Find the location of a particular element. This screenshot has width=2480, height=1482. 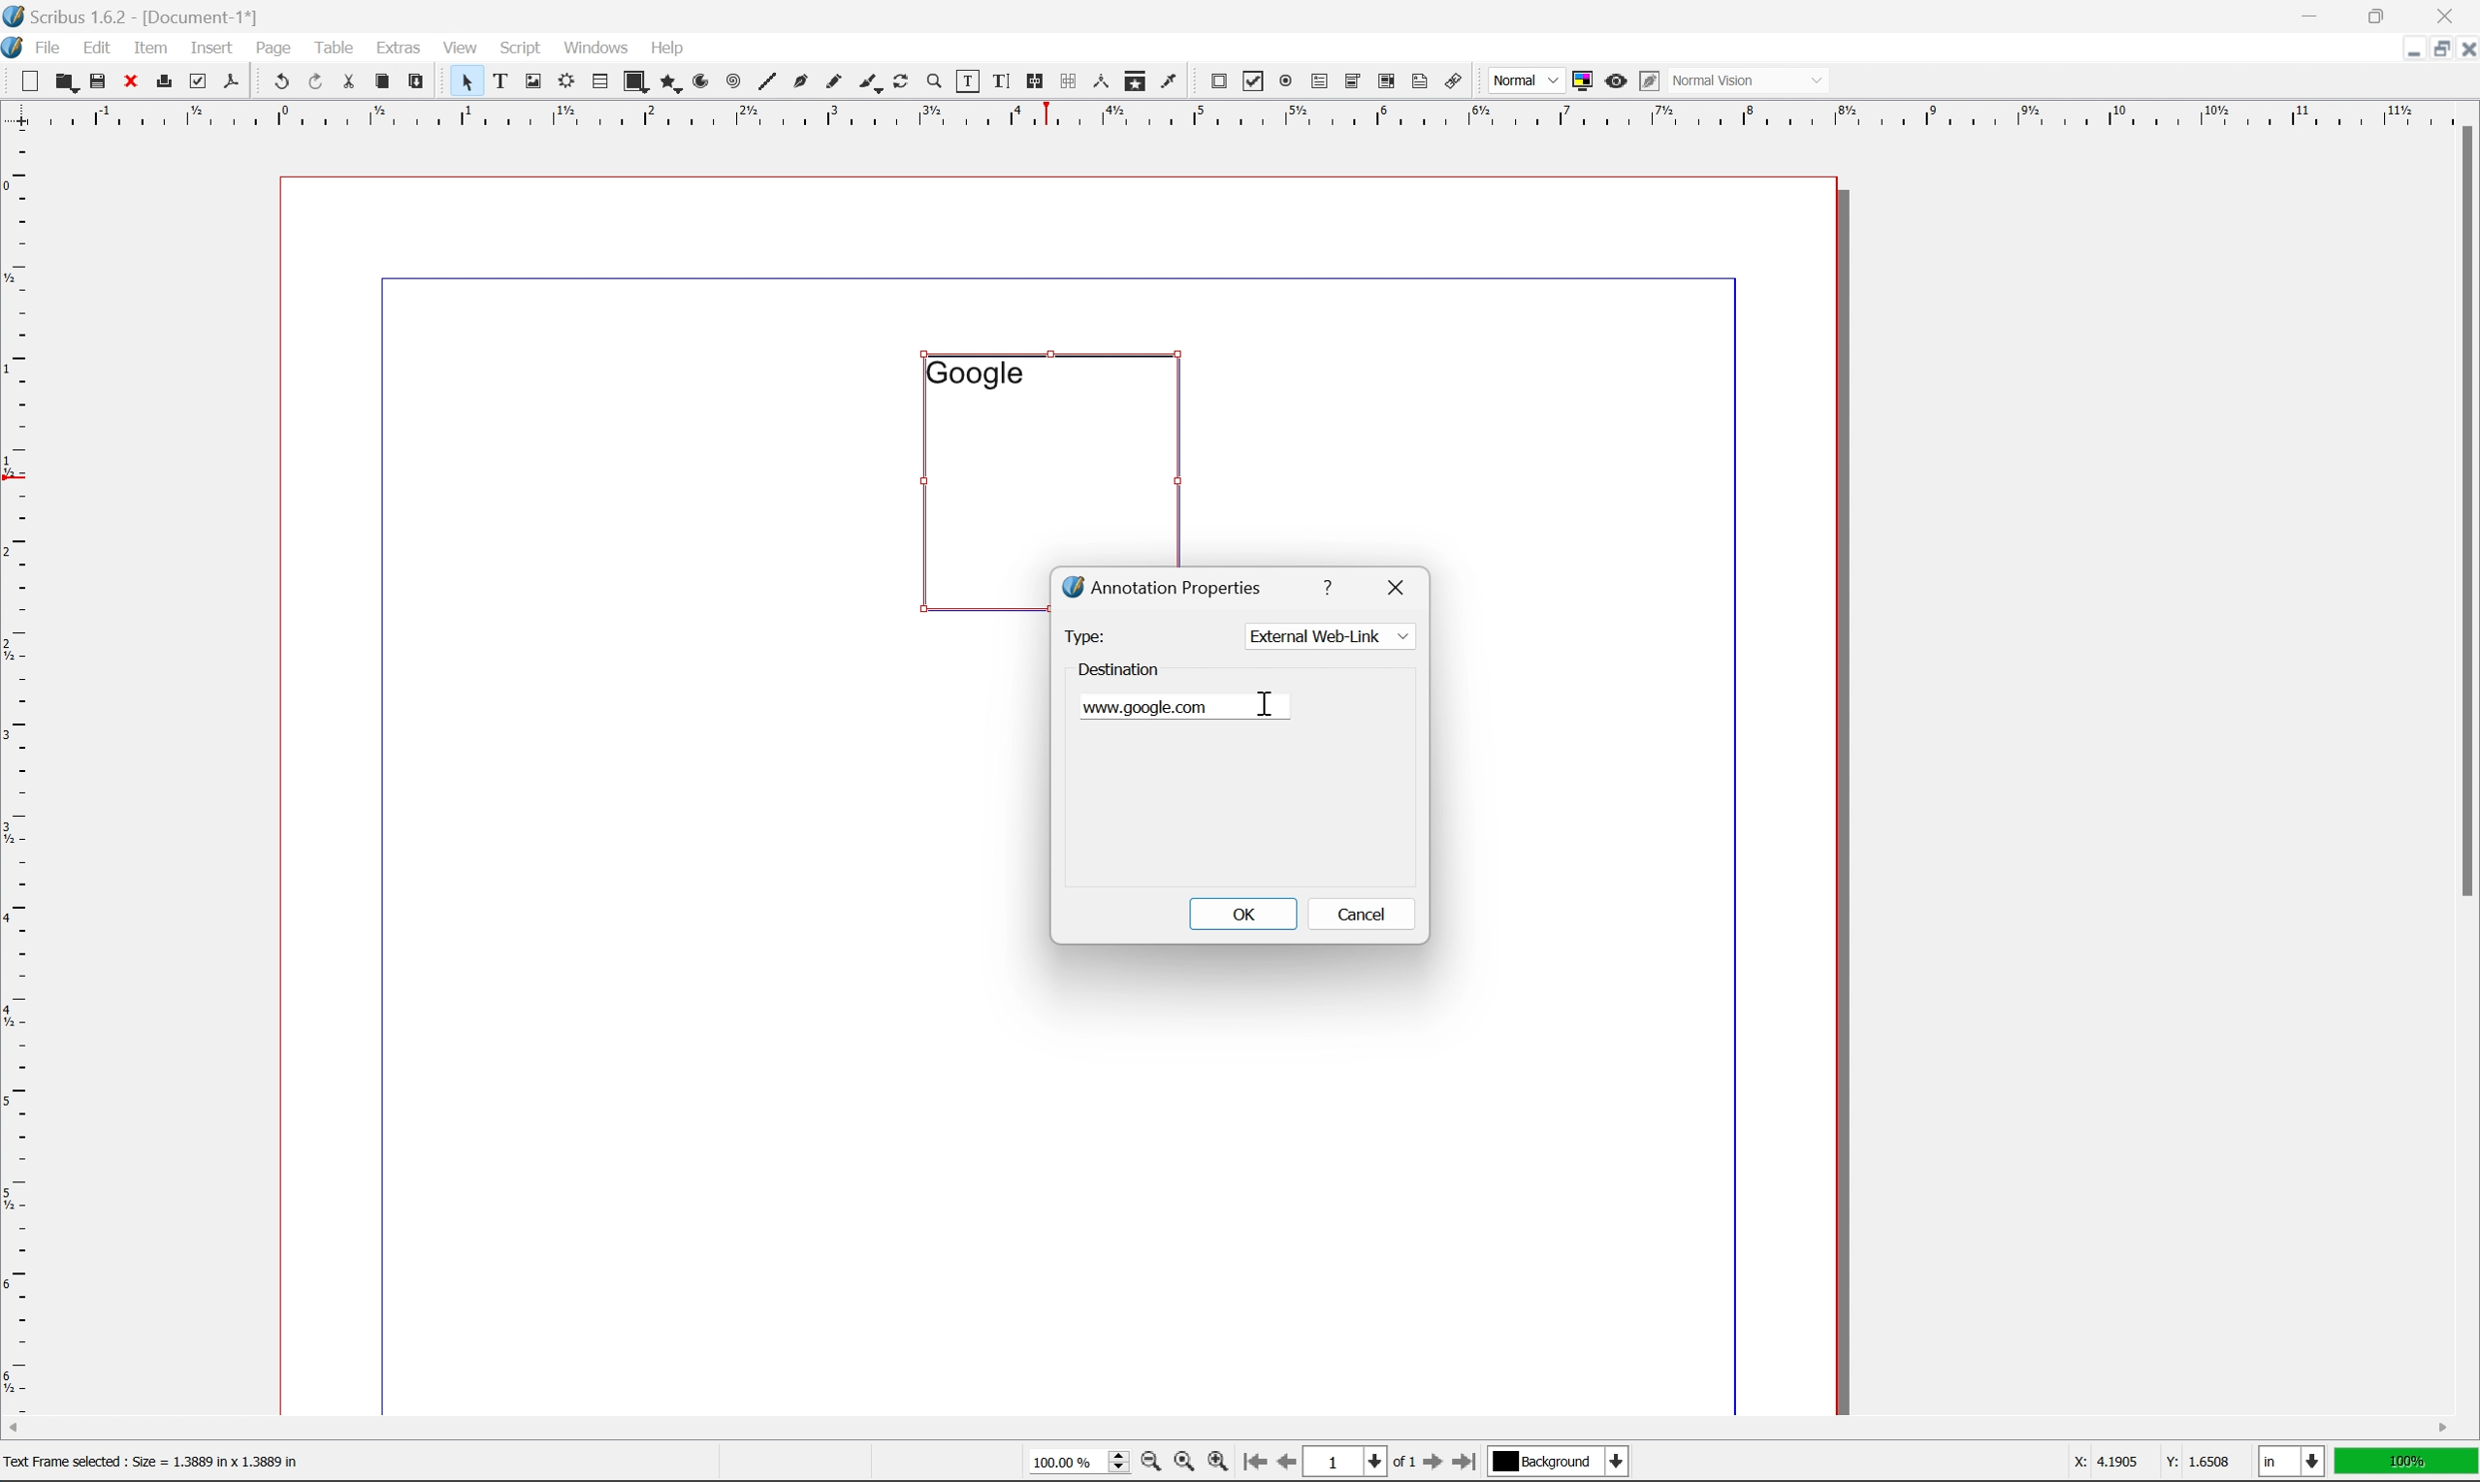

edit contents of frame is located at coordinates (966, 80).